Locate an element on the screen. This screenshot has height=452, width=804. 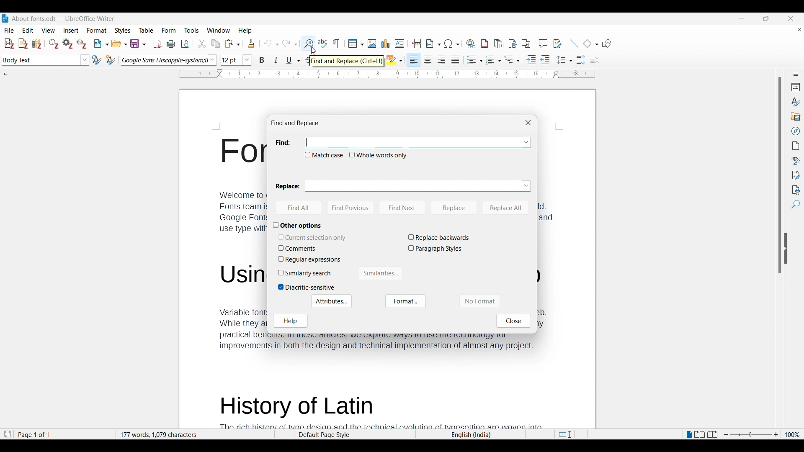
Insert menu is located at coordinates (71, 30).